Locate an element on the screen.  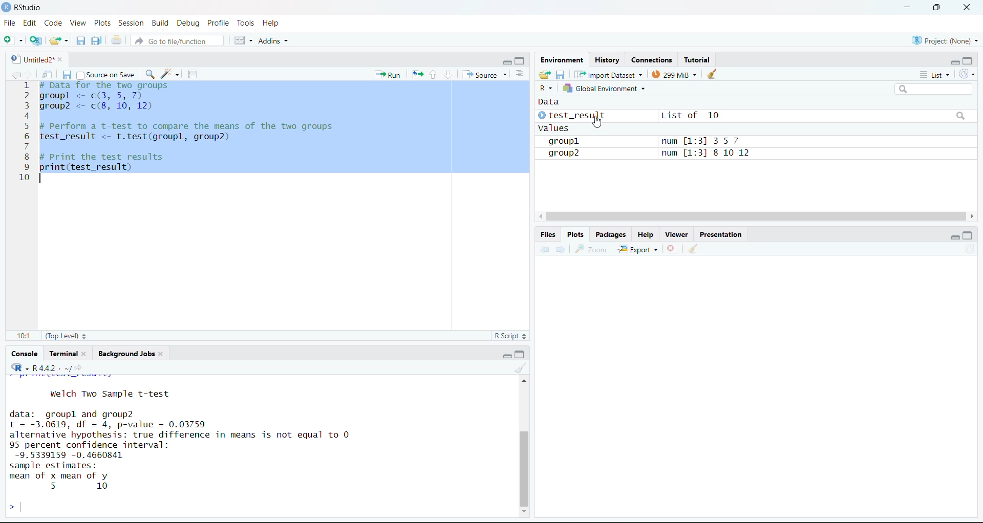
Tutorial is located at coordinates (697, 58).